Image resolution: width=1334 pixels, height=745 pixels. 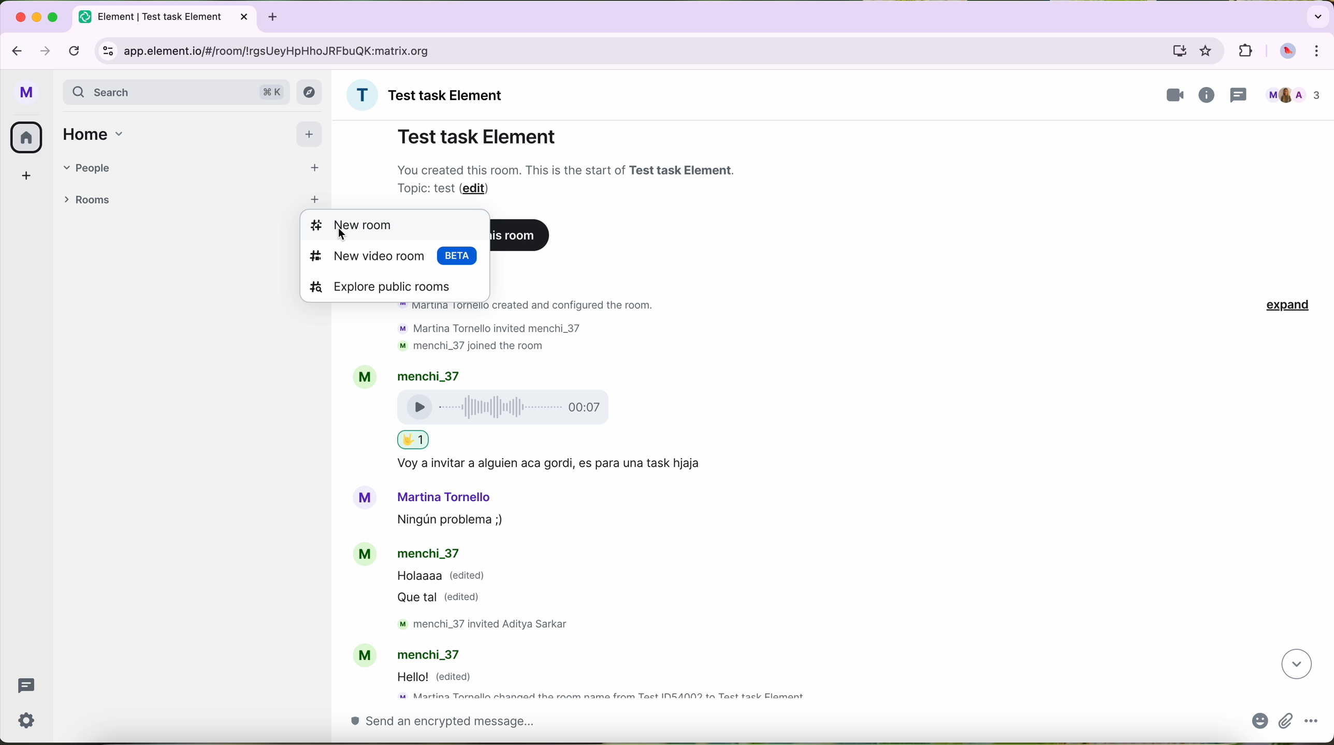 What do you see at coordinates (314, 197) in the screenshot?
I see `add room button` at bounding box center [314, 197].